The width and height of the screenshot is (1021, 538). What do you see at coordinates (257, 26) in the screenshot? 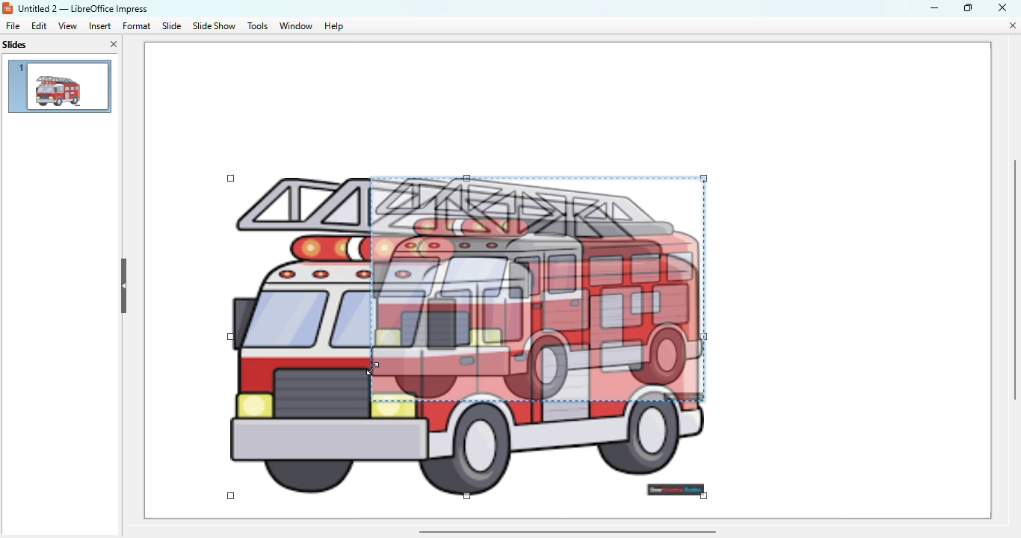
I see `tools` at bounding box center [257, 26].